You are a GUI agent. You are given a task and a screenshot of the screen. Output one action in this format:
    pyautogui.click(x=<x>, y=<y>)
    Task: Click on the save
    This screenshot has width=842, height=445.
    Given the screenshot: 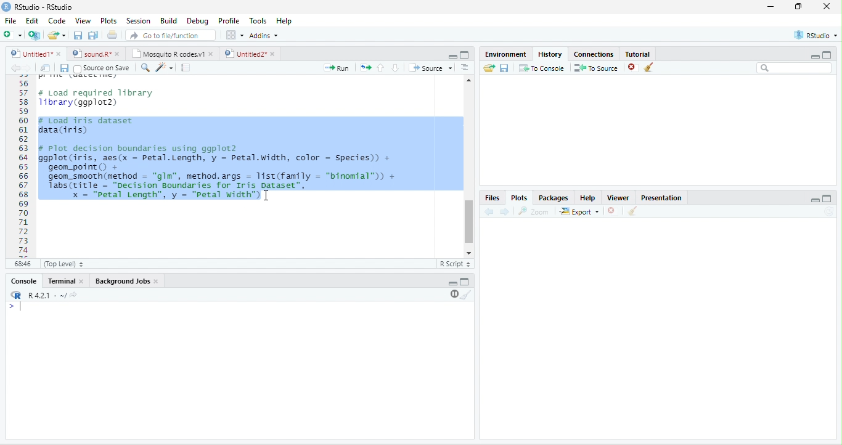 What is the action you would take?
    pyautogui.click(x=78, y=35)
    